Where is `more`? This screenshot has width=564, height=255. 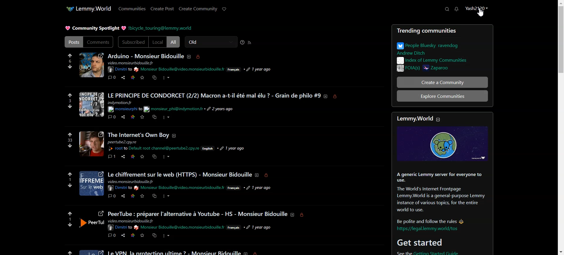
more is located at coordinates (166, 236).